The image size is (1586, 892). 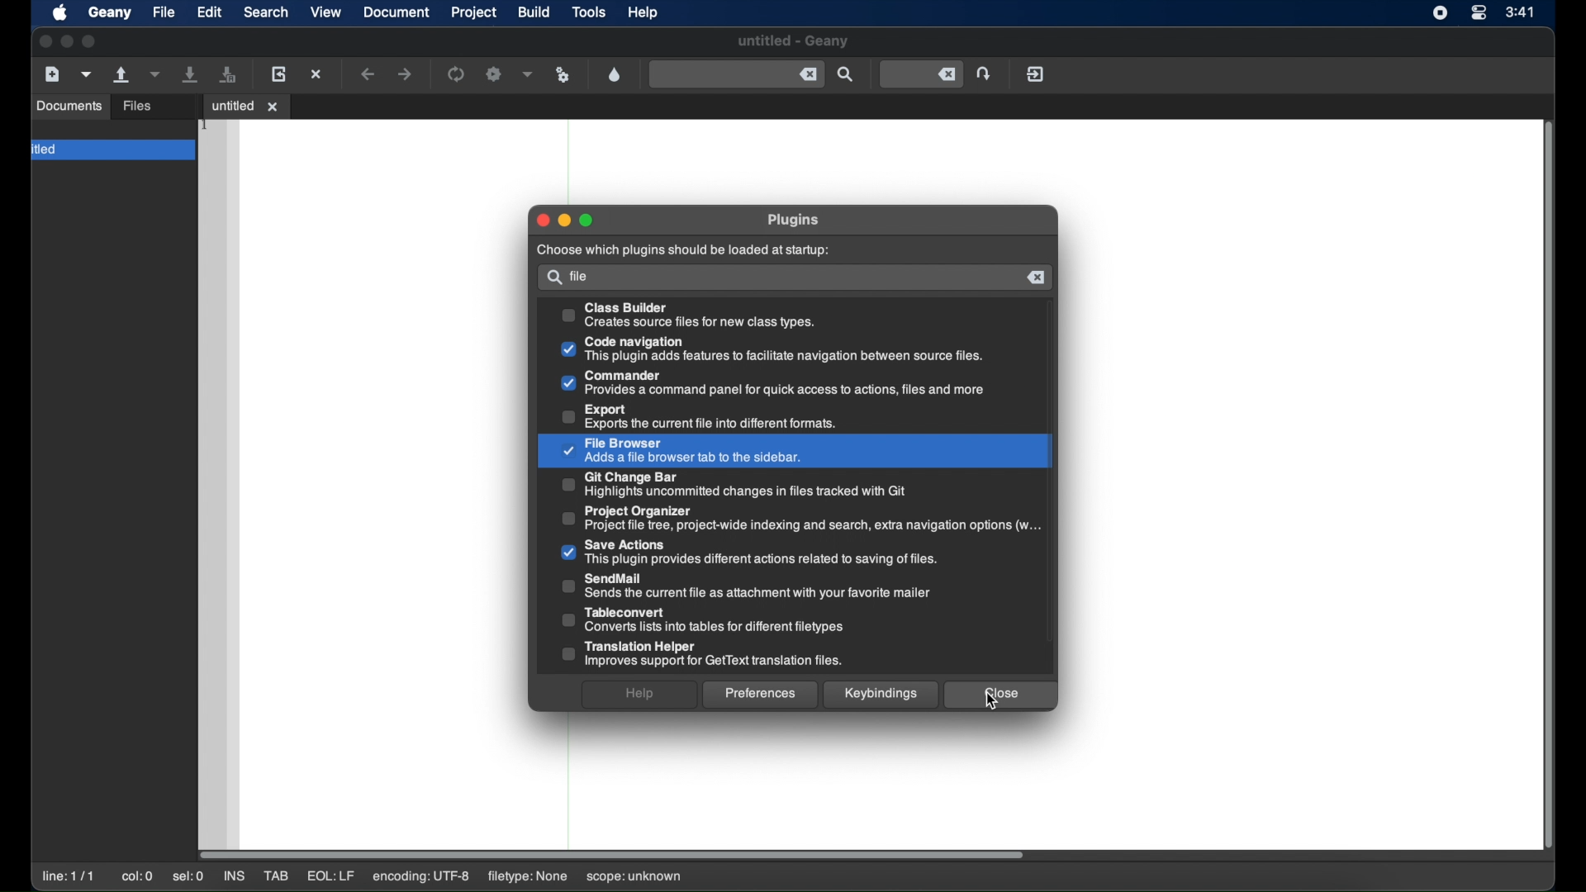 I want to click on open a recent file, so click(x=157, y=75).